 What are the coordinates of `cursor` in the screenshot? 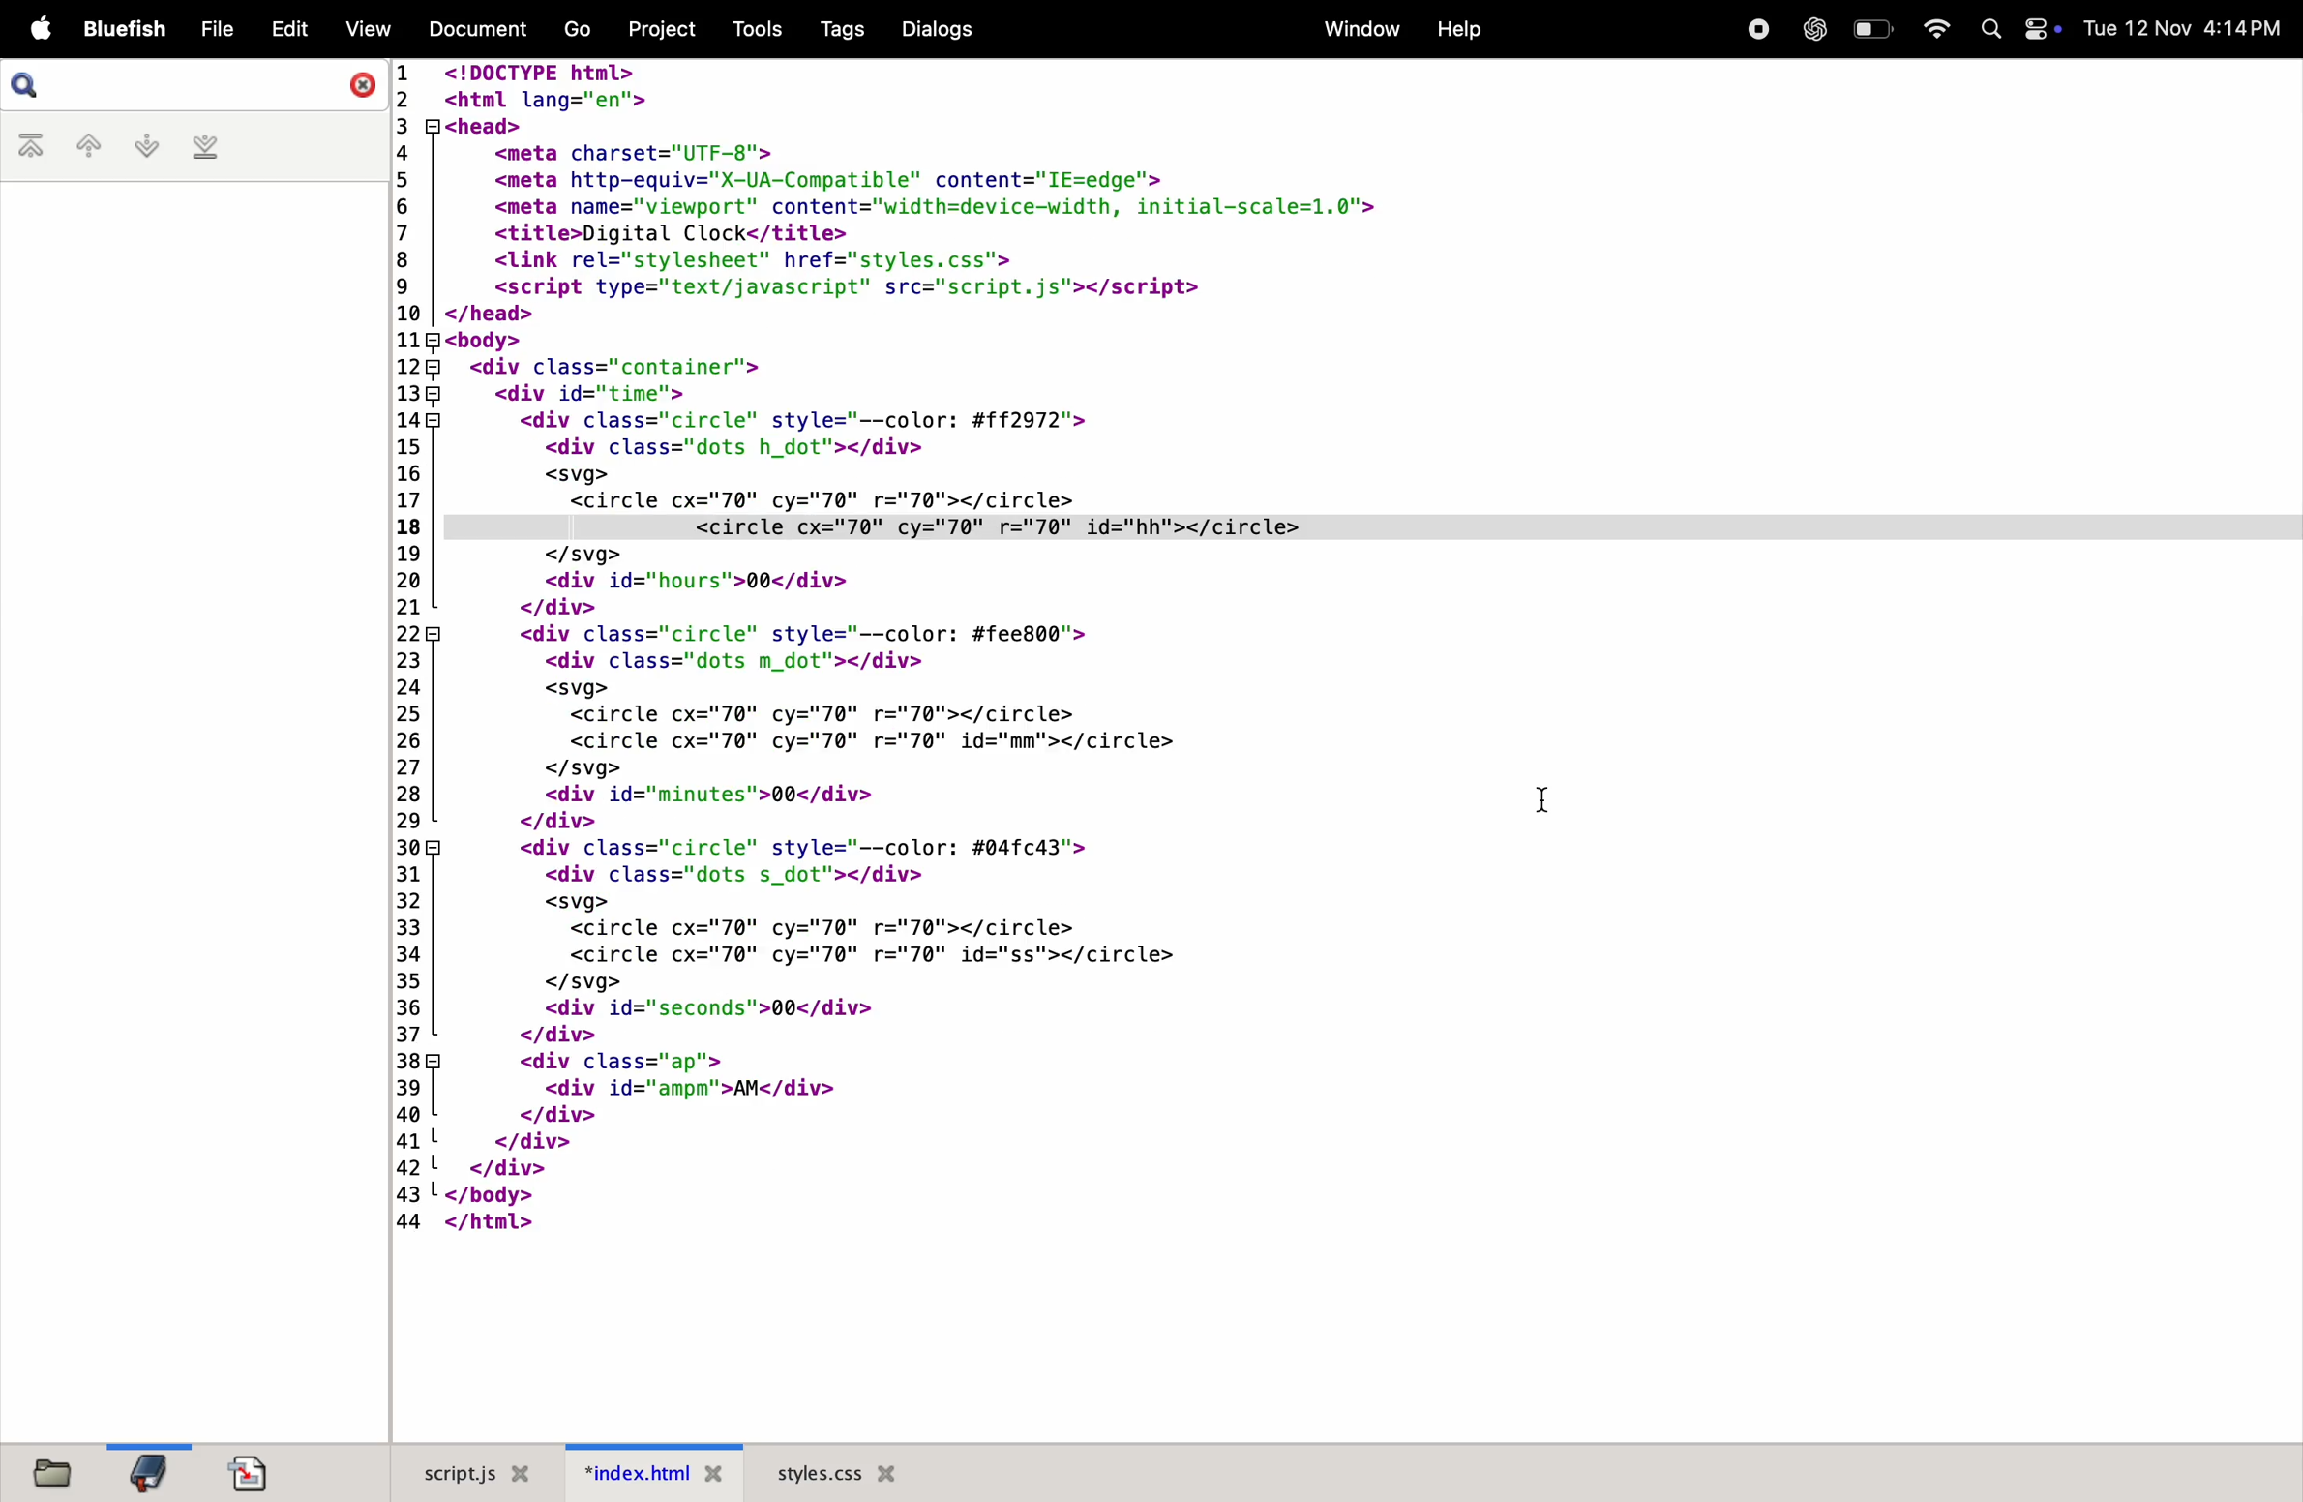 It's located at (1546, 802).